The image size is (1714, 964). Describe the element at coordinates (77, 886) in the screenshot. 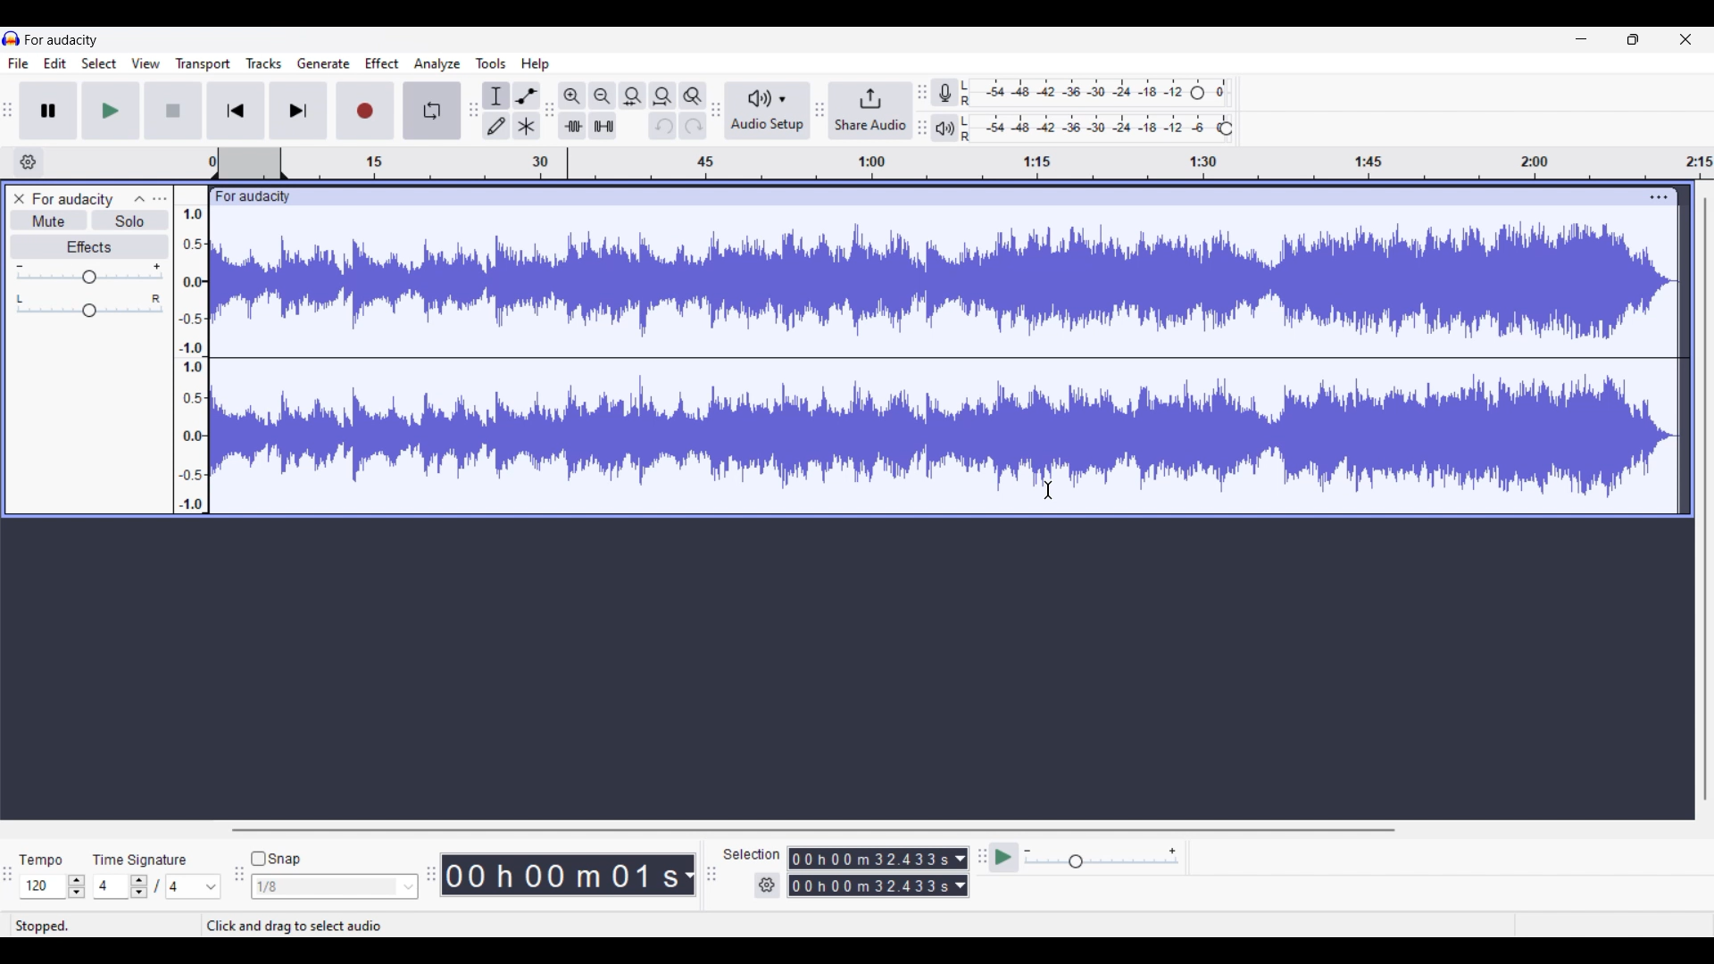

I see `Increase/Decrease Tempo` at that location.